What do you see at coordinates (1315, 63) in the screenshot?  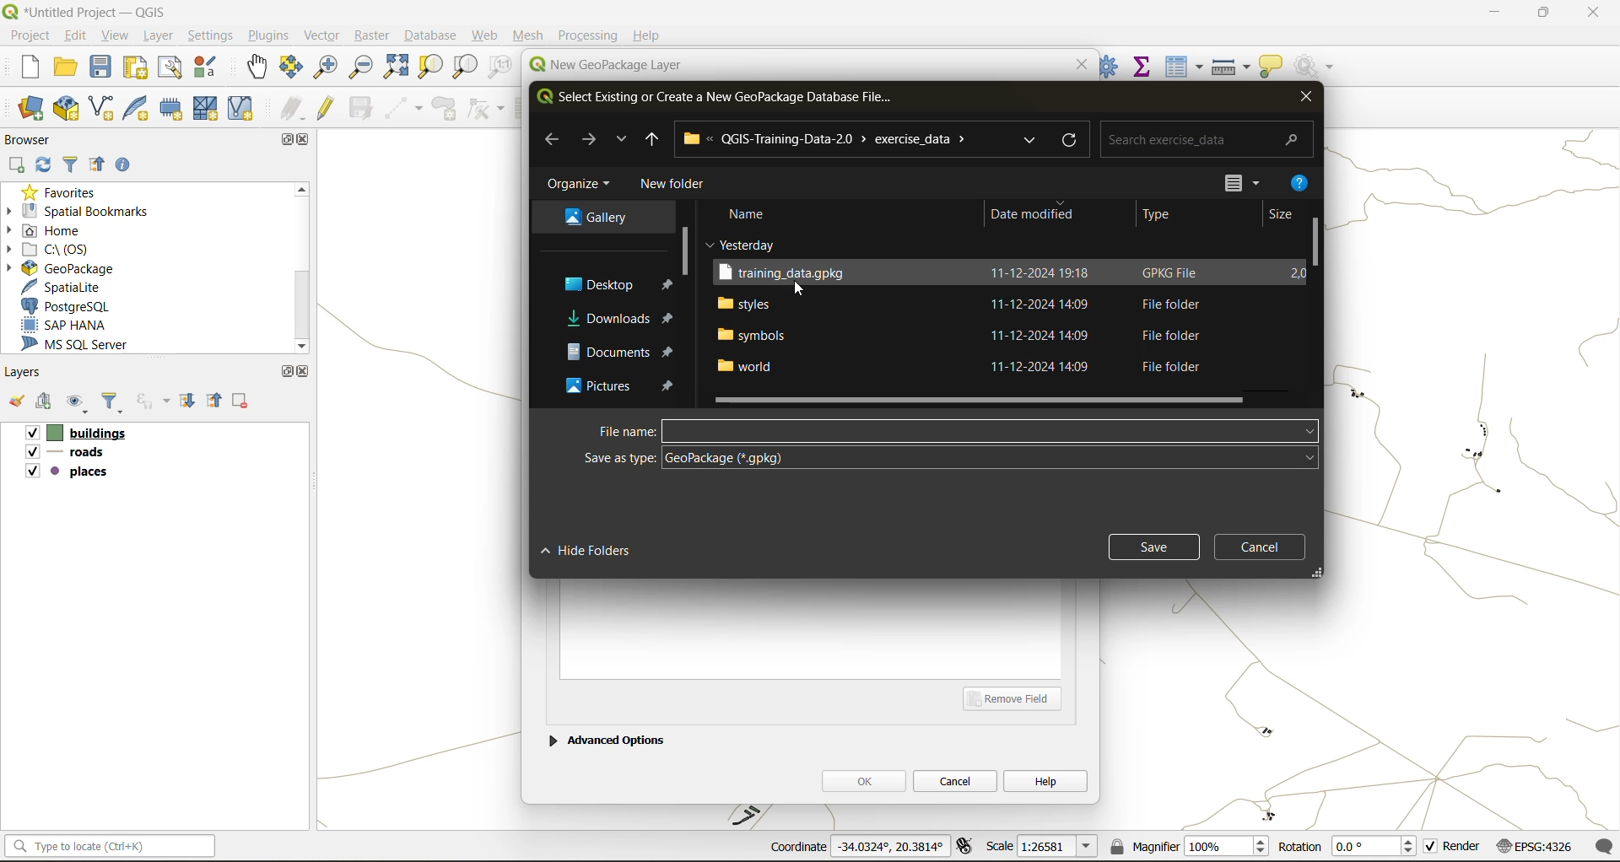 I see `no action` at bounding box center [1315, 63].